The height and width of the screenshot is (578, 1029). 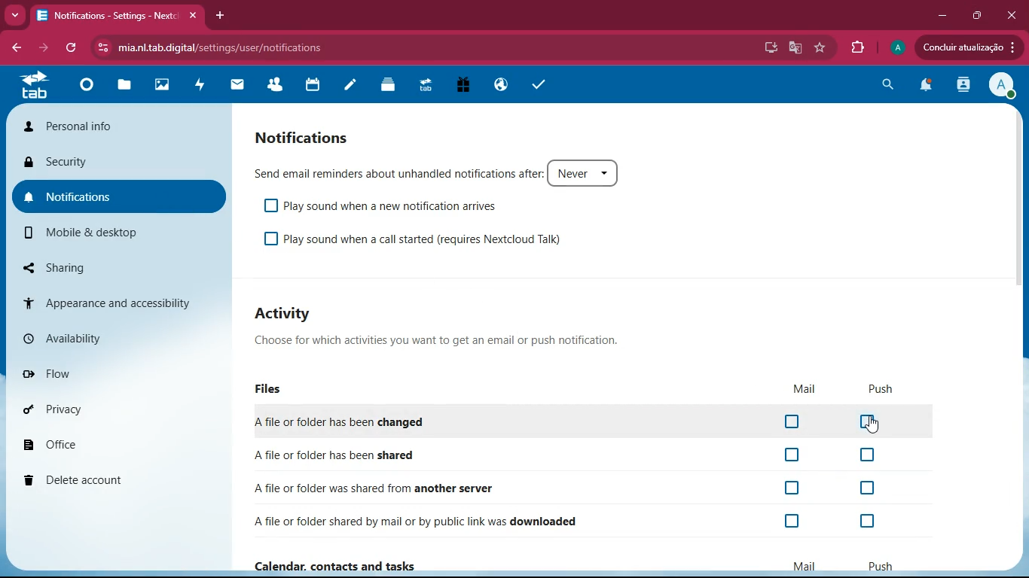 I want to click on minimize, so click(x=942, y=14).